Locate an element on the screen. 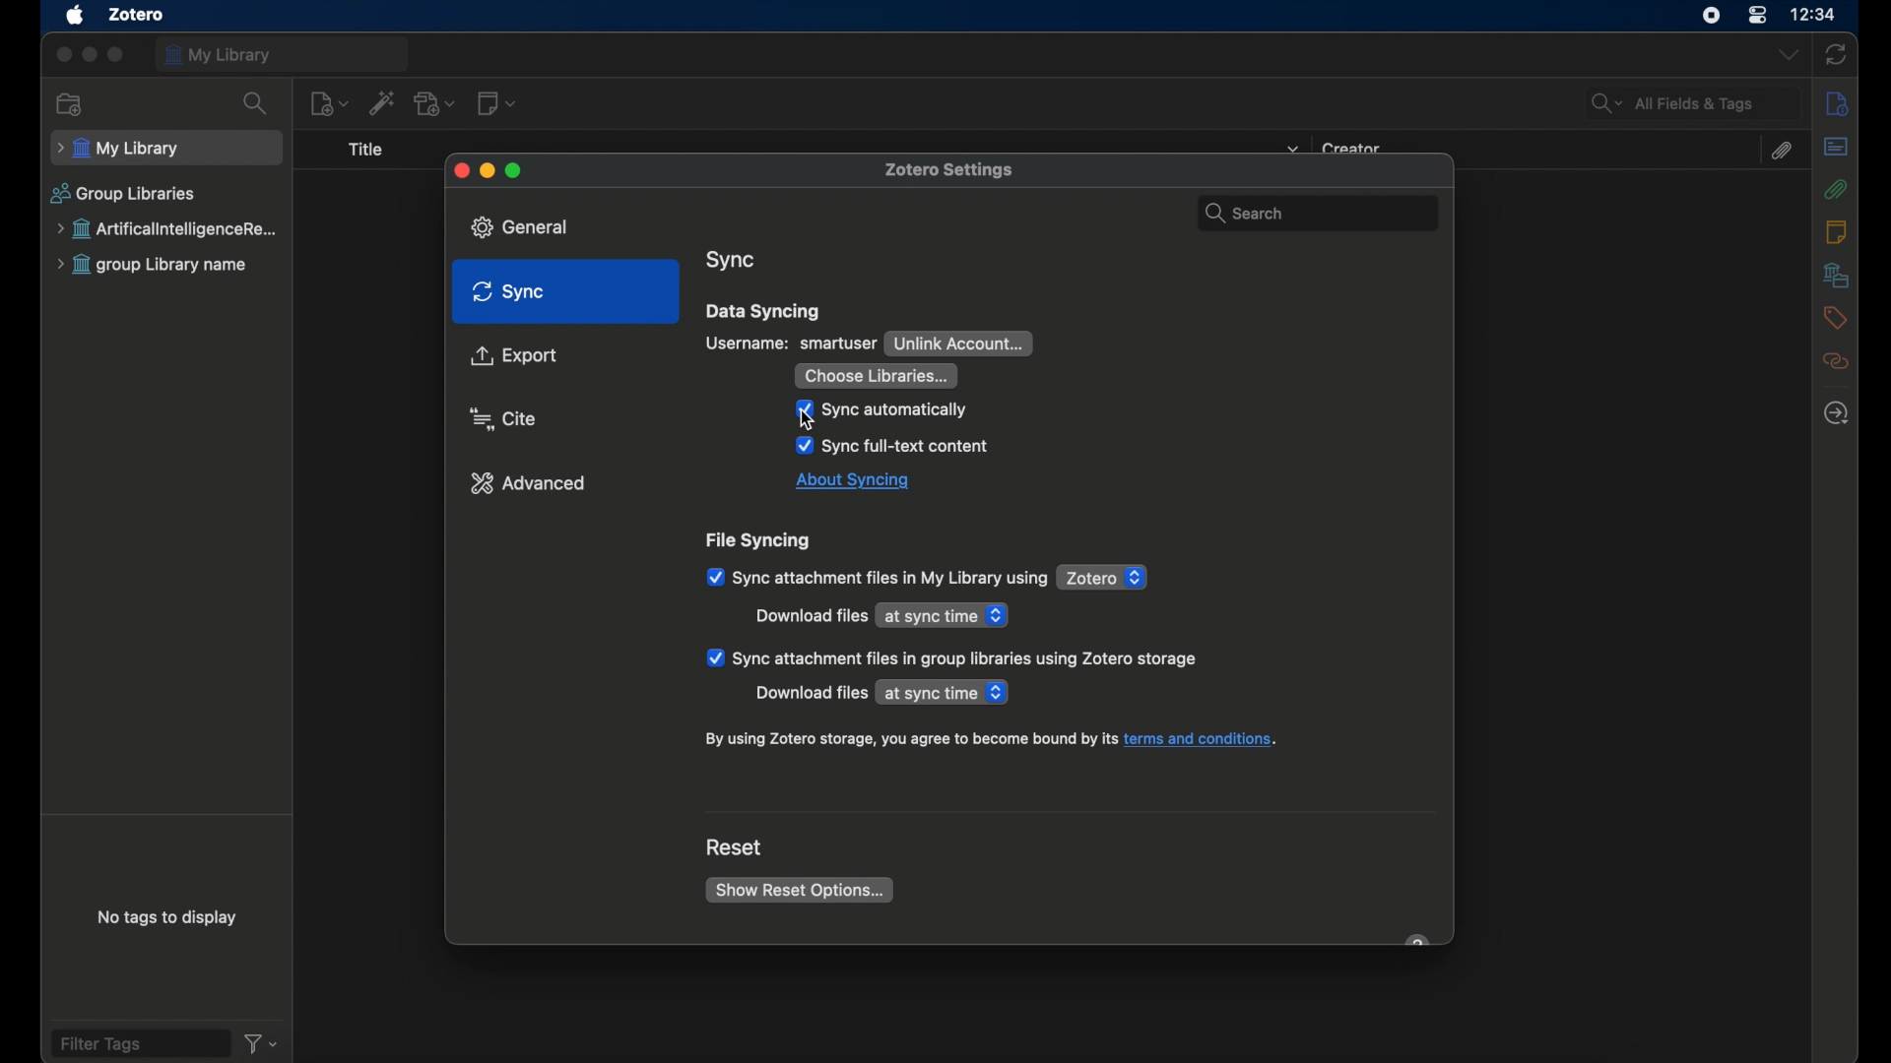 This screenshot has width=1891, height=1063. download files is located at coordinates (811, 616).